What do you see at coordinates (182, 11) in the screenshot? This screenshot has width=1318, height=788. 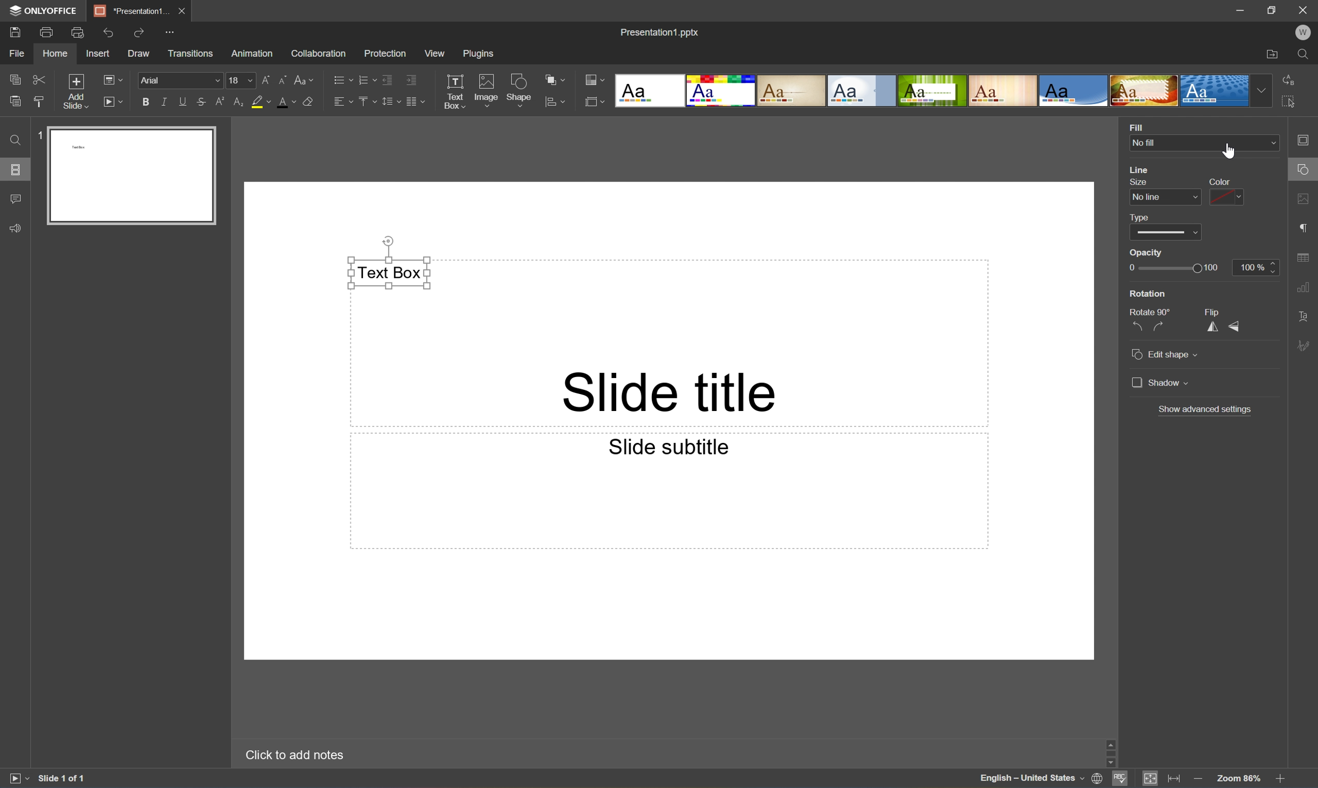 I see `Close` at bounding box center [182, 11].